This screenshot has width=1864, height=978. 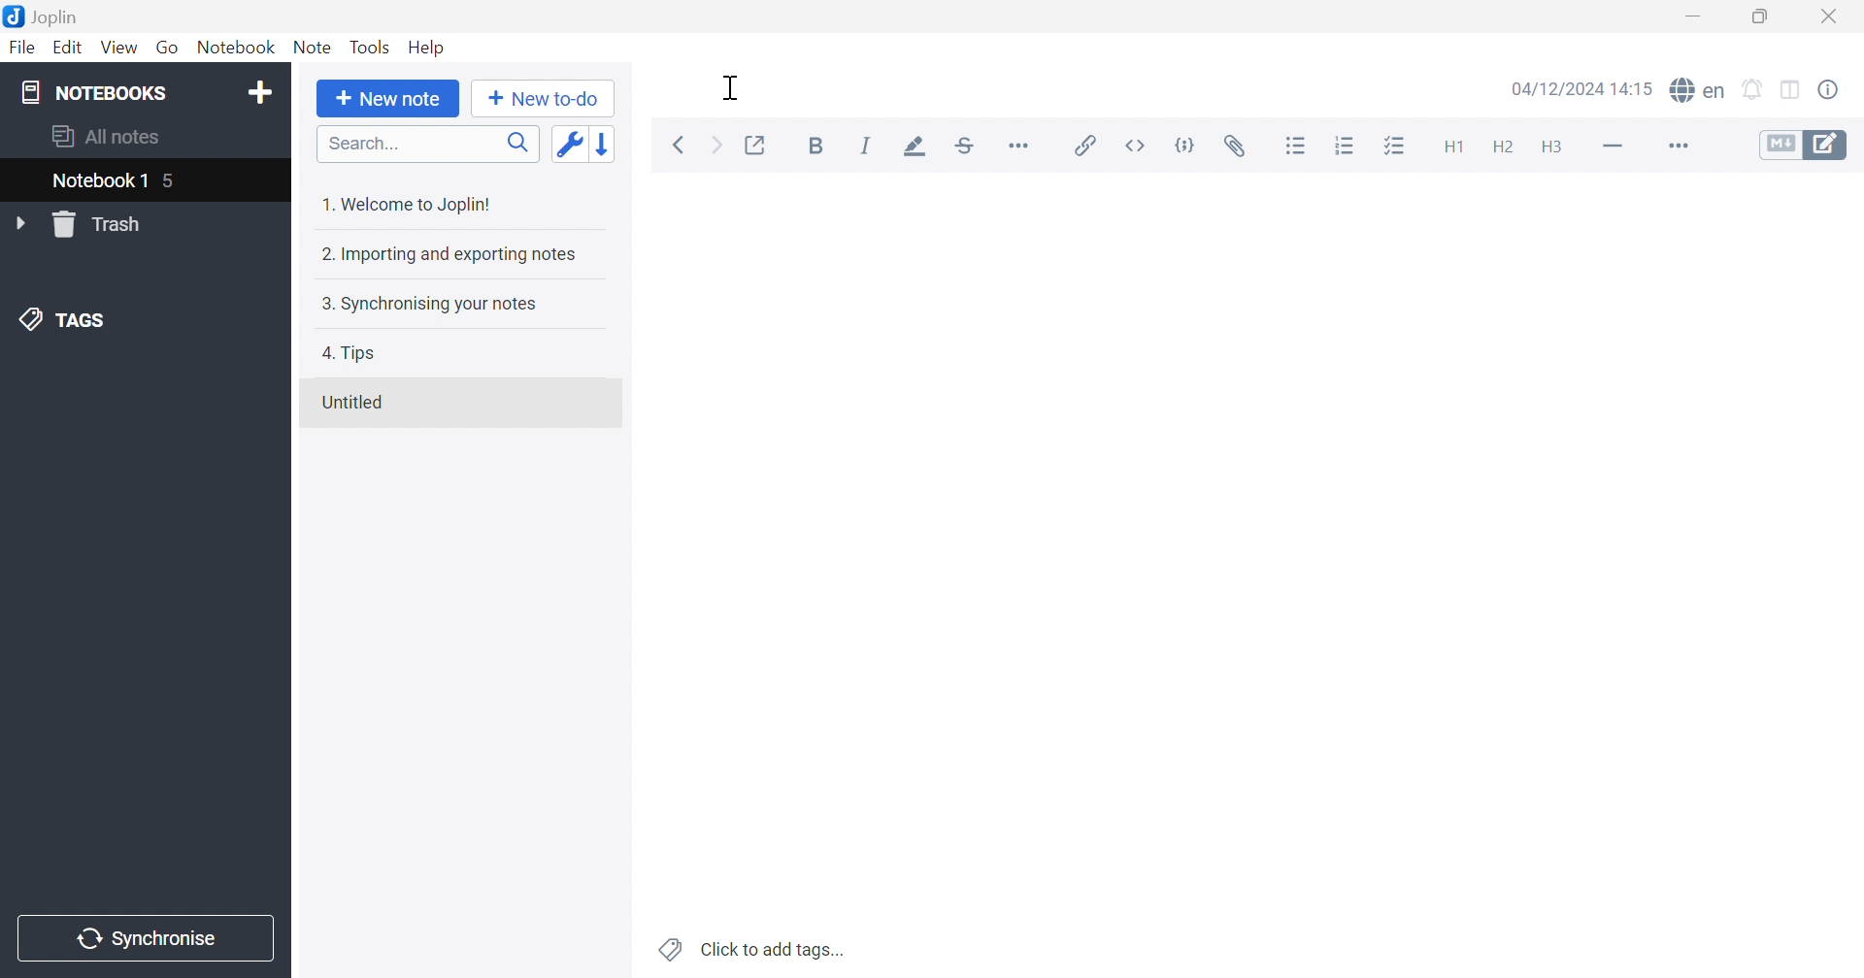 What do you see at coordinates (966, 147) in the screenshot?
I see `Strikethrough` at bounding box center [966, 147].